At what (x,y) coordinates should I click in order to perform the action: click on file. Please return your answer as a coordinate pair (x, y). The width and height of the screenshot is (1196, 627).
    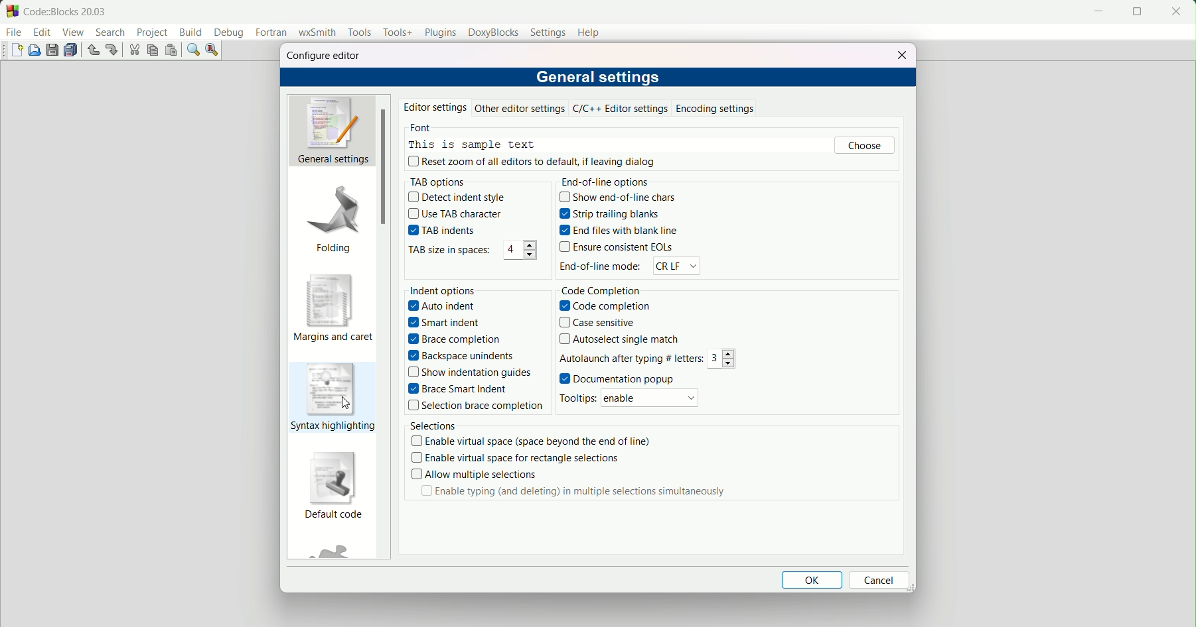
    Looking at the image, I should click on (15, 33).